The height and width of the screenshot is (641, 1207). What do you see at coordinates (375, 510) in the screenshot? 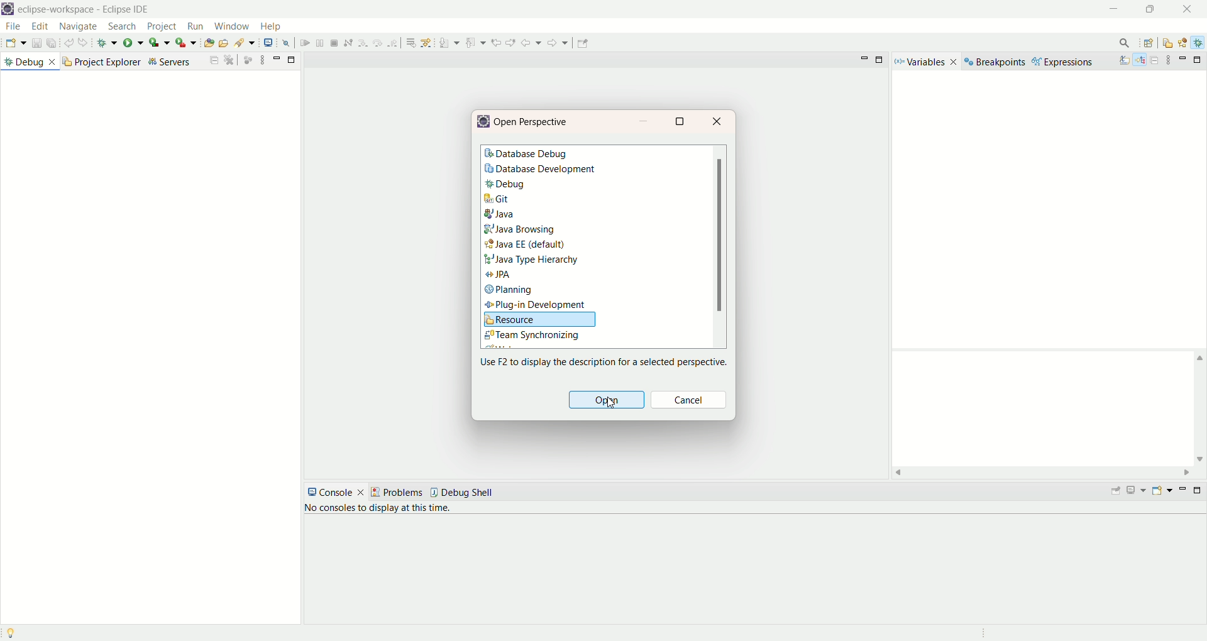
I see `no console to display at the time` at bounding box center [375, 510].